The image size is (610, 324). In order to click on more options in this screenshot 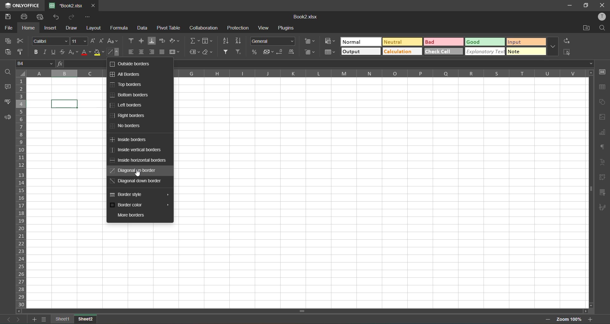, I will do `click(555, 47)`.